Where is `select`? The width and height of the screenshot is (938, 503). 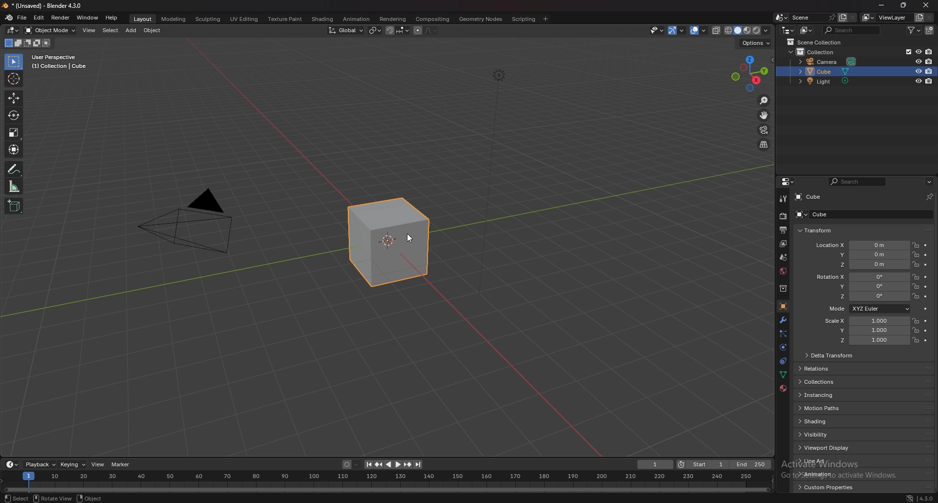 select is located at coordinates (14, 497).